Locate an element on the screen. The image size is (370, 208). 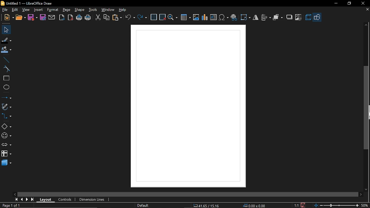
Basic shapes is located at coordinates (6, 127).